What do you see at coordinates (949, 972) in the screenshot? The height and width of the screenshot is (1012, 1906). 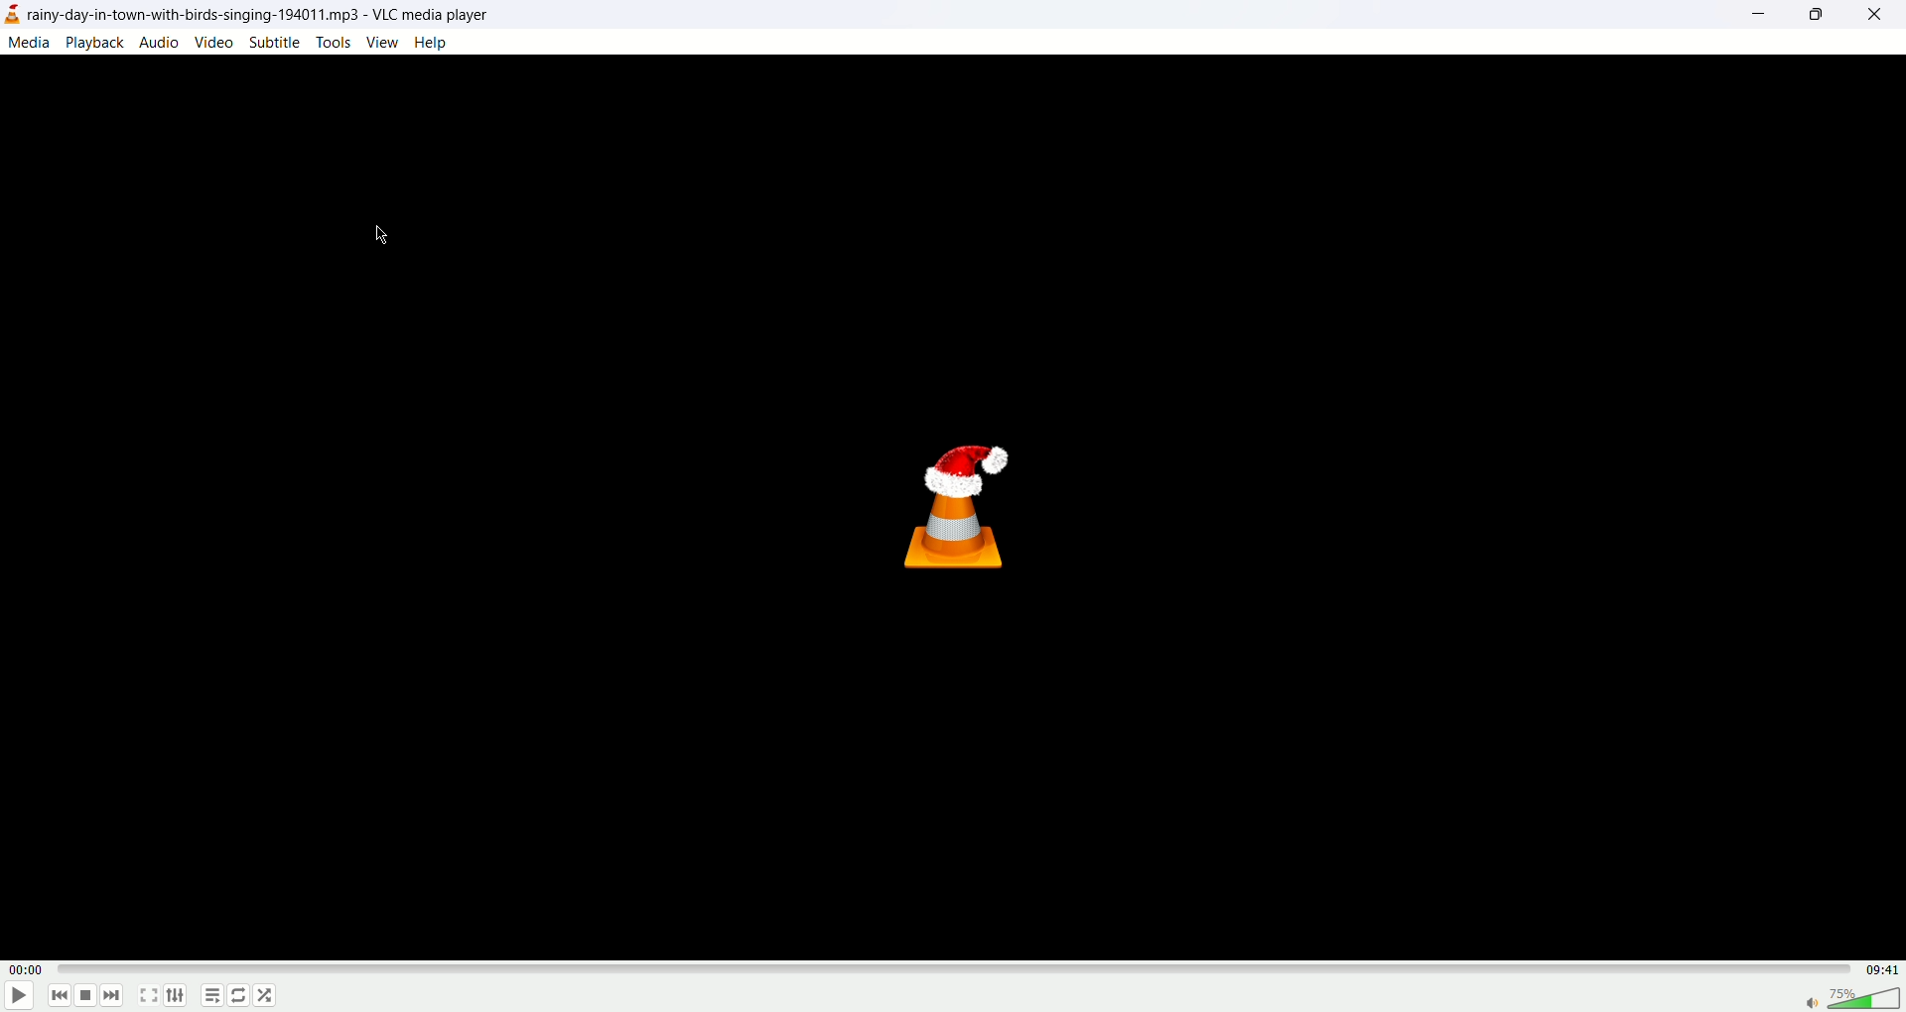 I see `progress bar` at bounding box center [949, 972].